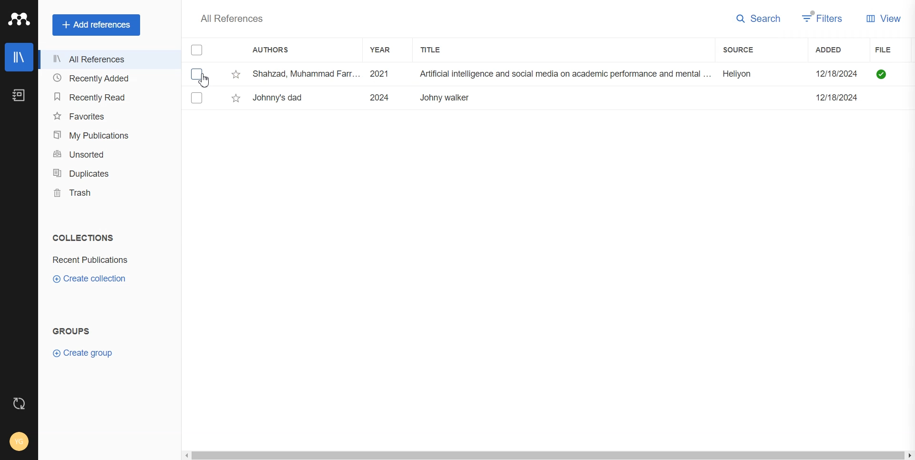  Describe the element at coordinates (548, 456) in the screenshot. I see `Horizontal scroll bar` at that location.